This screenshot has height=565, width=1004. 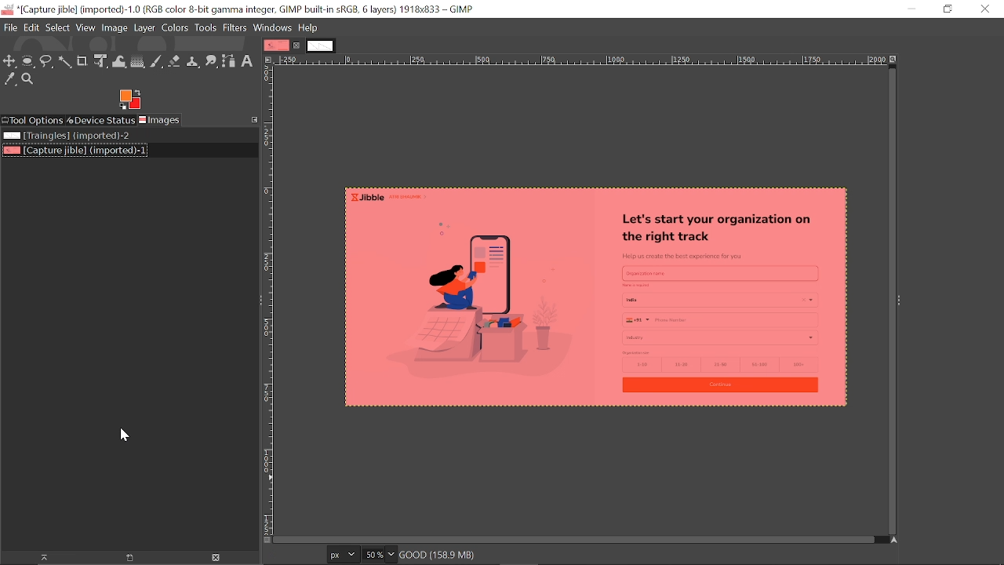 What do you see at coordinates (66, 137) in the screenshot?
I see `Image file titled "Triangles"` at bounding box center [66, 137].